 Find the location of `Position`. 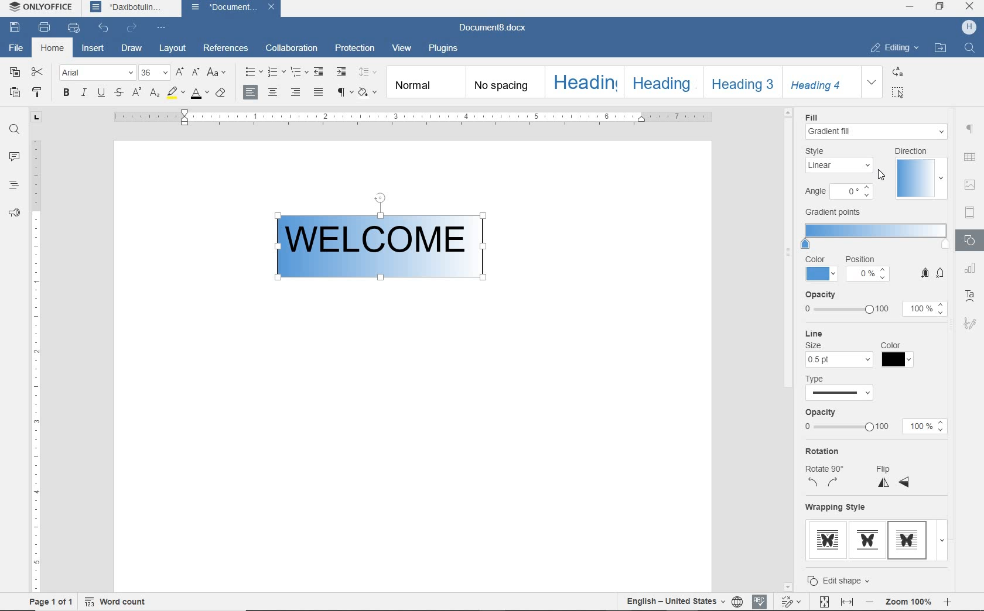

Position is located at coordinates (867, 259).